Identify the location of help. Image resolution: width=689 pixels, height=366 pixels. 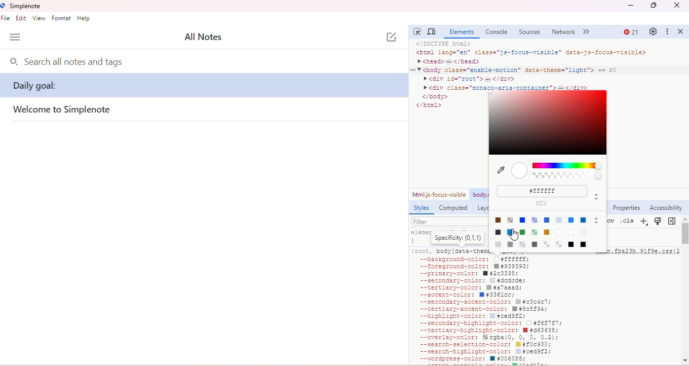
(85, 18).